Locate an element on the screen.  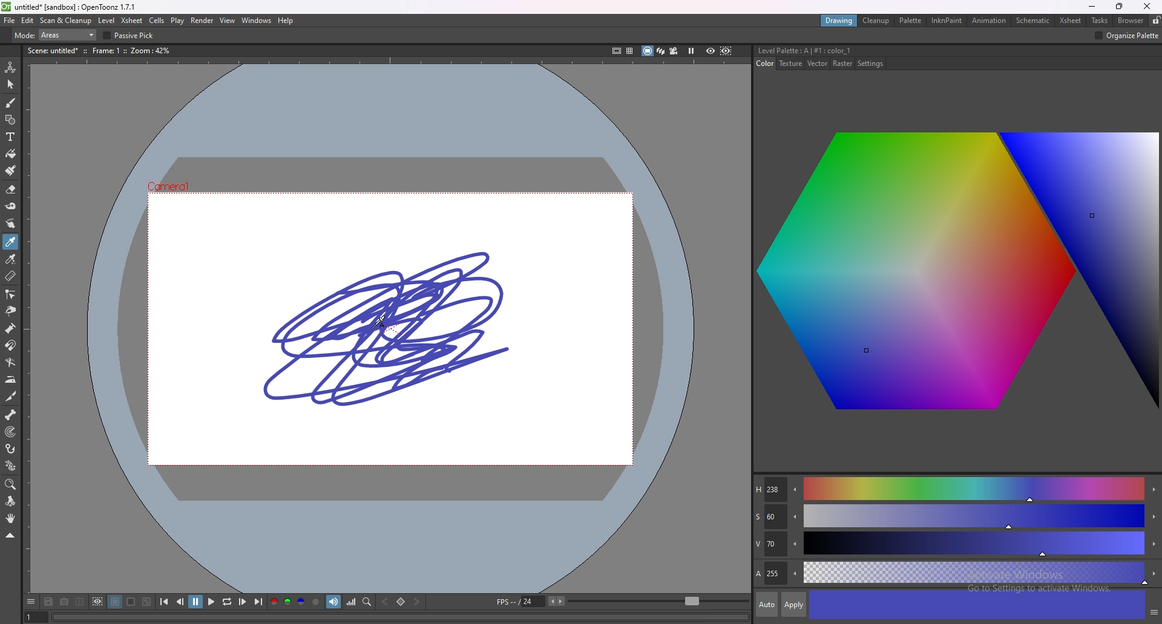
freeze is located at coordinates (691, 50).